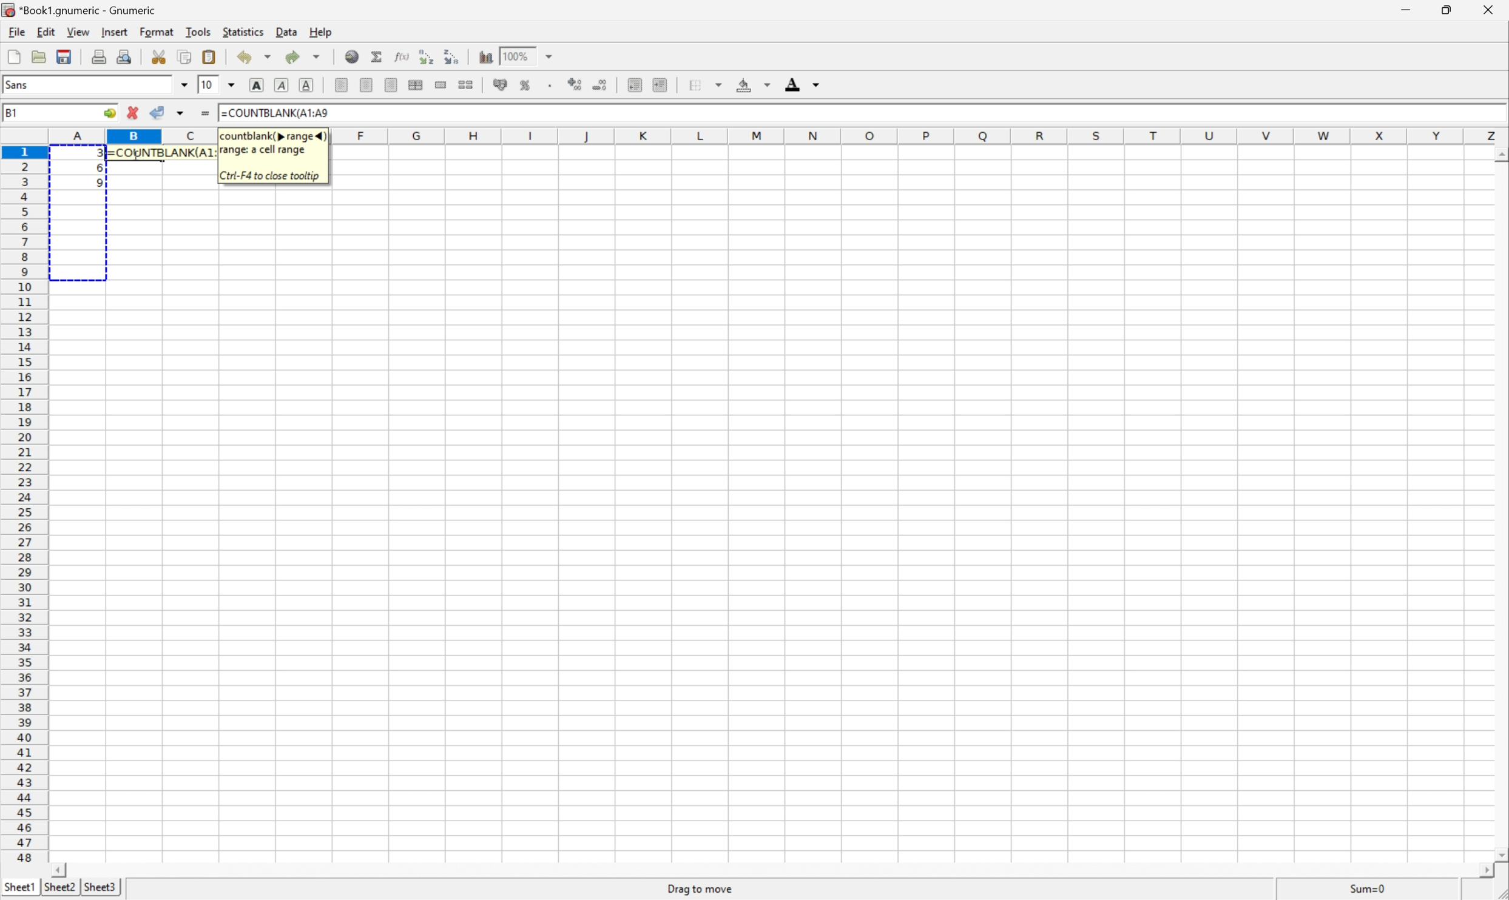 The height and width of the screenshot is (900, 1509). Describe the element at coordinates (16, 84) in the screenshot. I see `Sans` at that location.